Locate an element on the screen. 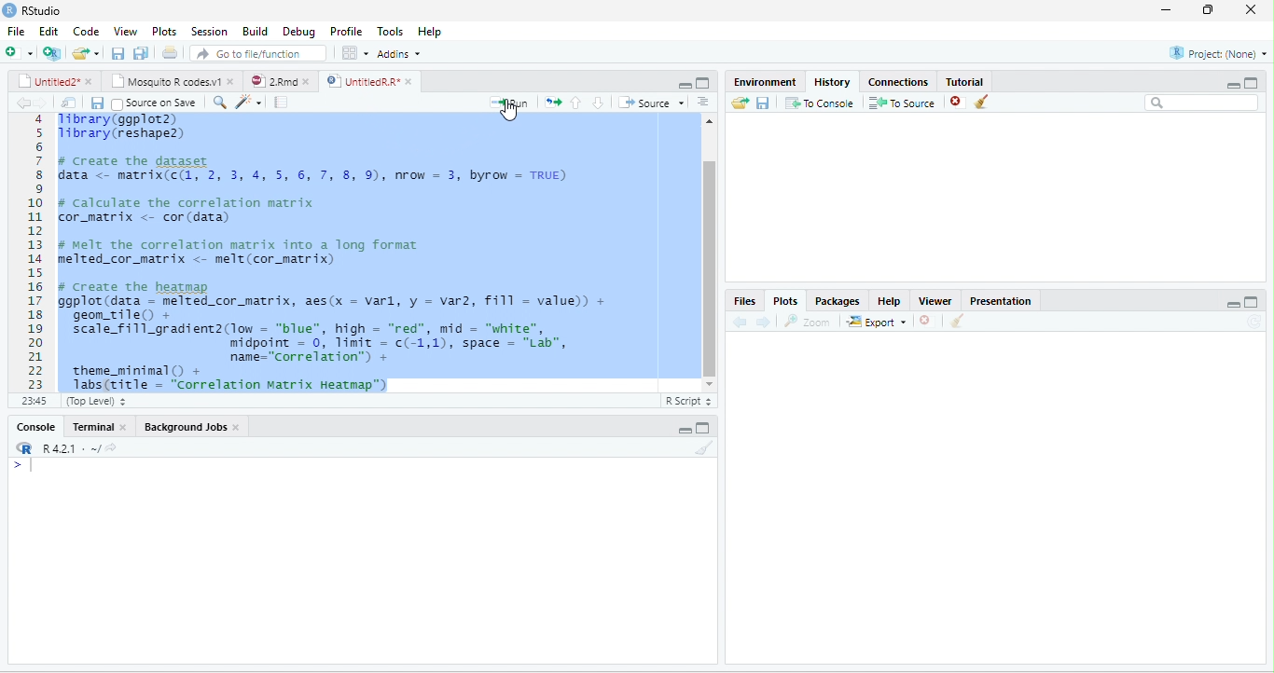  session is located at coordinates (209, 31).